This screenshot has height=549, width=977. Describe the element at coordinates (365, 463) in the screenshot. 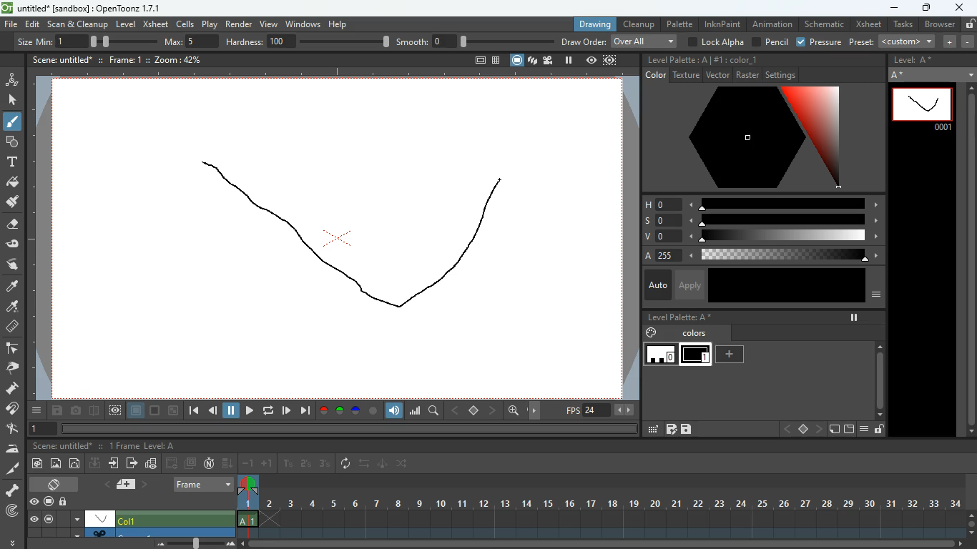

I see `swap` at that location.